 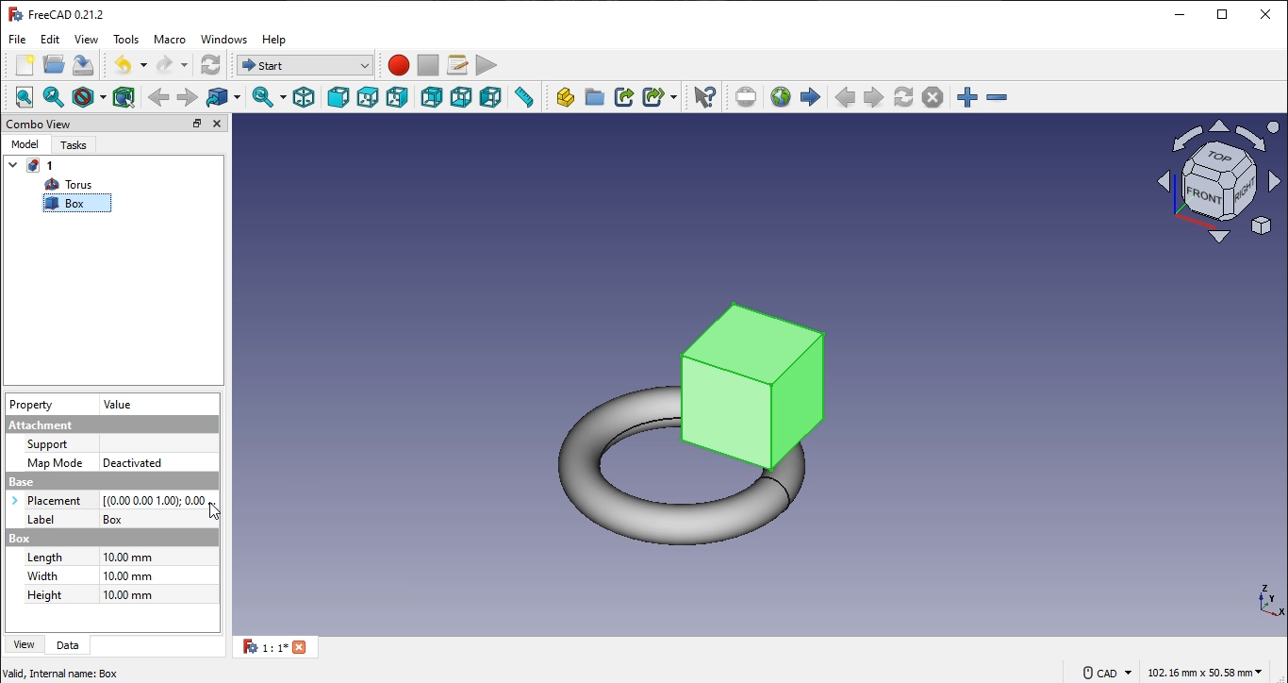 What do you see at coordinates (486, 66) in the screenshot?
I see `execute macro recording` at bounding box center [486, 66].